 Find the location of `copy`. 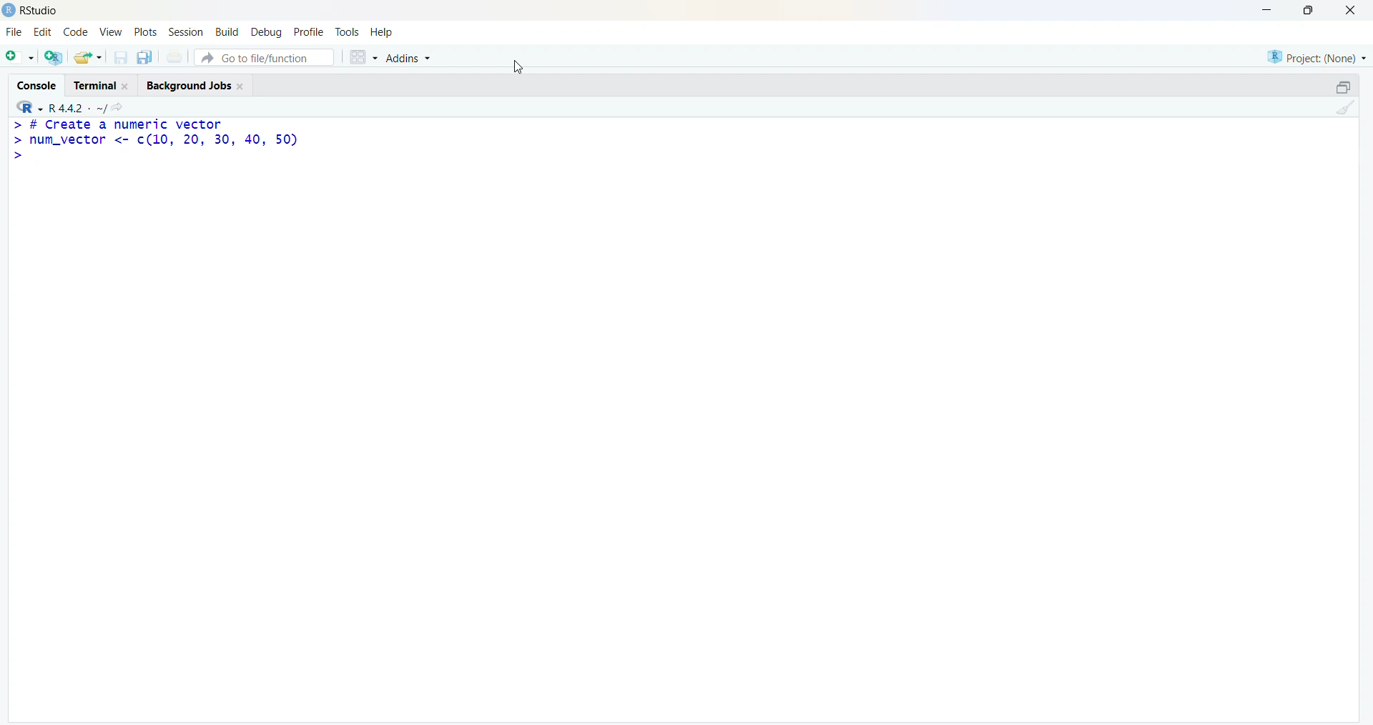

copy is located at coordinates (144, 57).